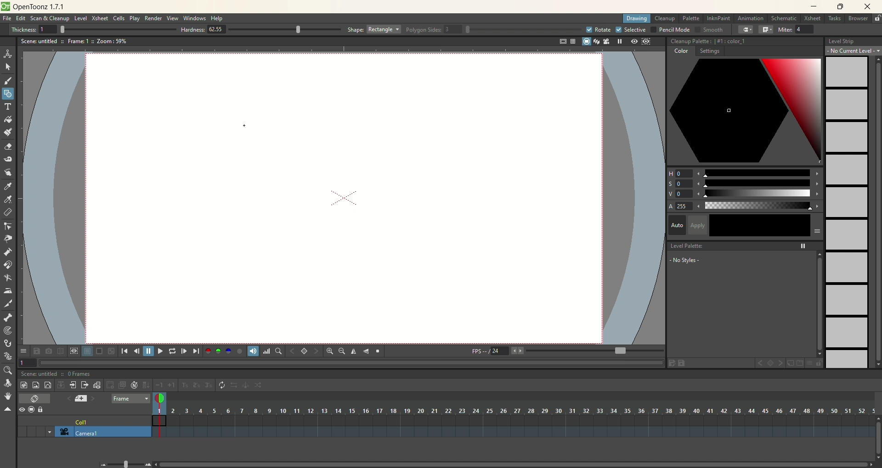 The image size is (882, 468). I want to click on ruler editor, so click(7, 212).